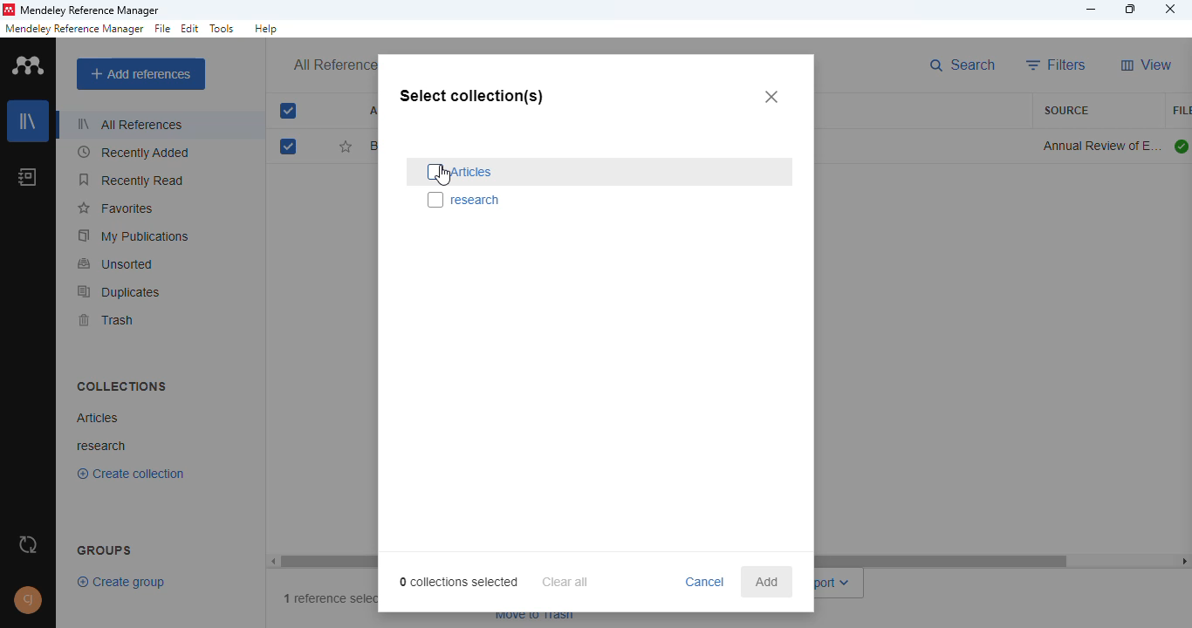 This screenshot has height=628, width=1192. Describe the element at coordinates (1132, 9) in the screenshot. I see `maximize` at that location.